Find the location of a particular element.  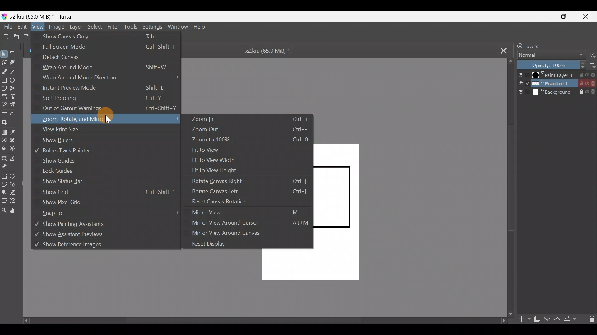

Select shapes tool is located at coordinates (4, 54).